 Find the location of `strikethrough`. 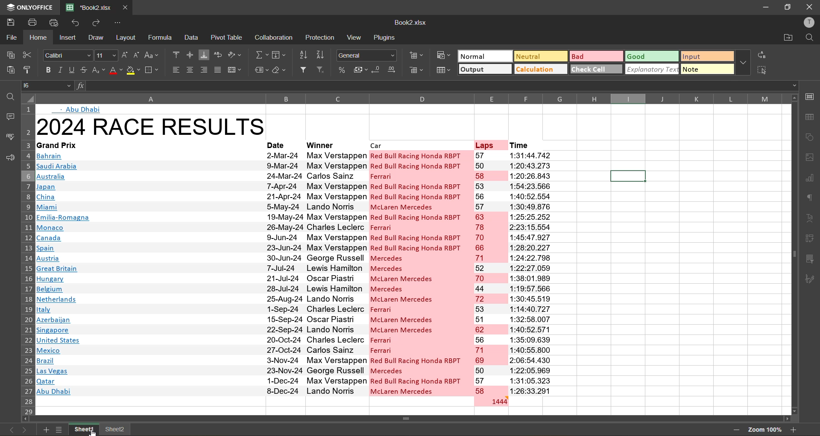

strikethrough is located at coordinates (82, 70).